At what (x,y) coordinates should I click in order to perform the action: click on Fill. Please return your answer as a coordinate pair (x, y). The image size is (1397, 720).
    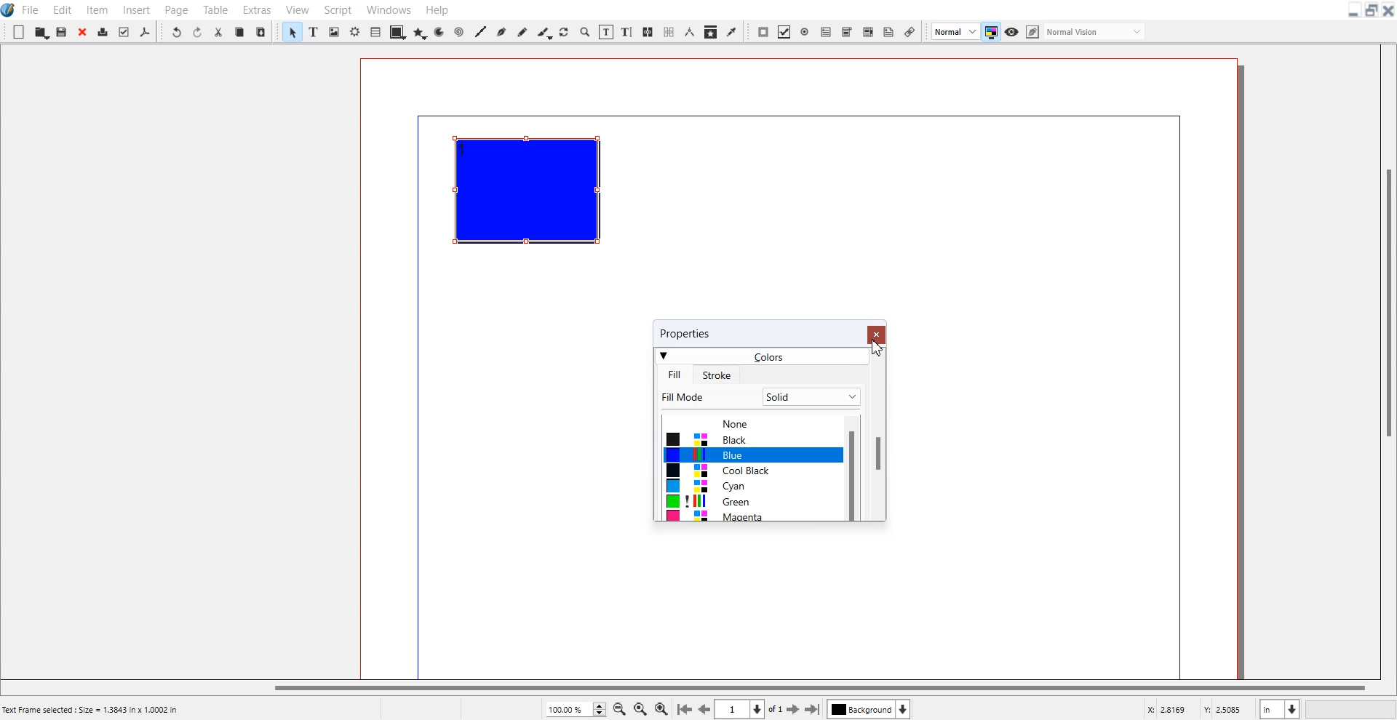
    Looking at the image, I should click on (673, 374).